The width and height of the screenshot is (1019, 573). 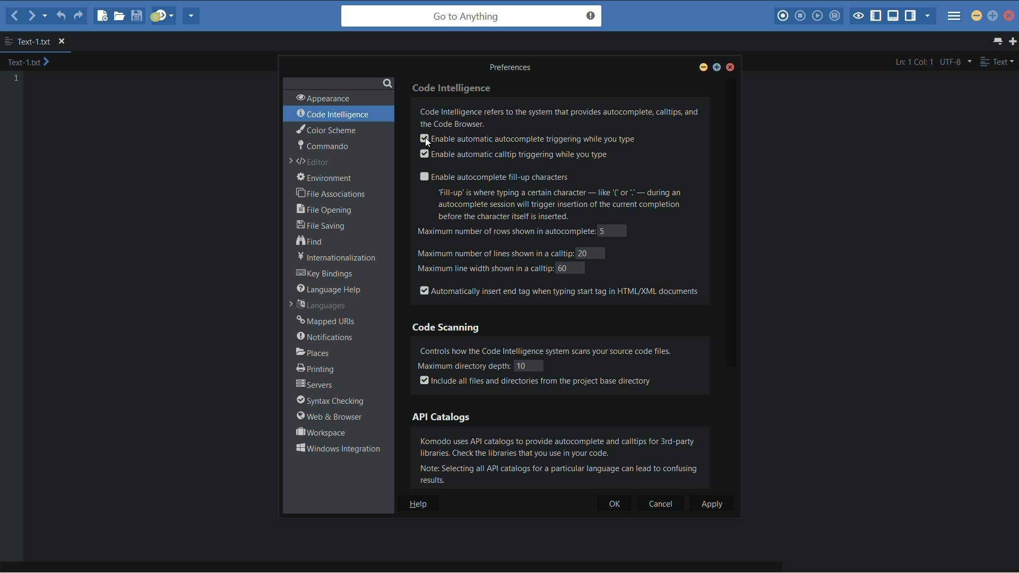 I want to click on share current file, so click(x=192, y=16).